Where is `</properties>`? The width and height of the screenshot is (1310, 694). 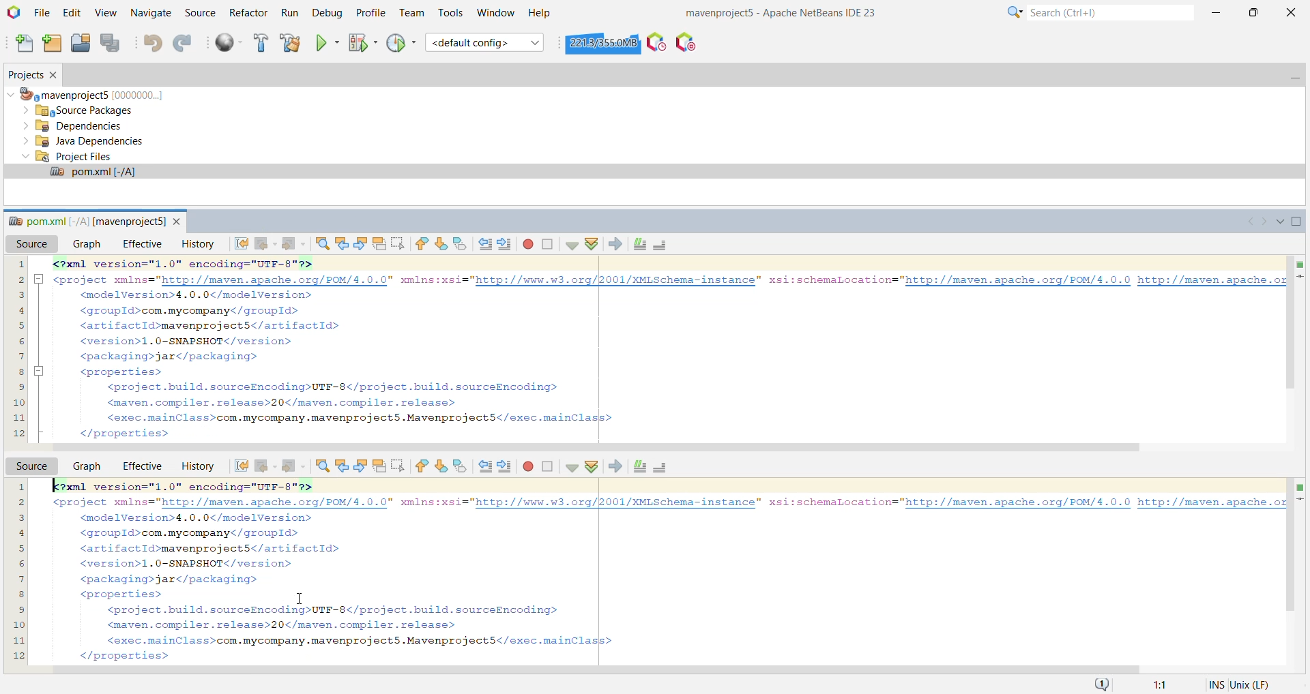 </properties> is located at coordinates (123, 434).